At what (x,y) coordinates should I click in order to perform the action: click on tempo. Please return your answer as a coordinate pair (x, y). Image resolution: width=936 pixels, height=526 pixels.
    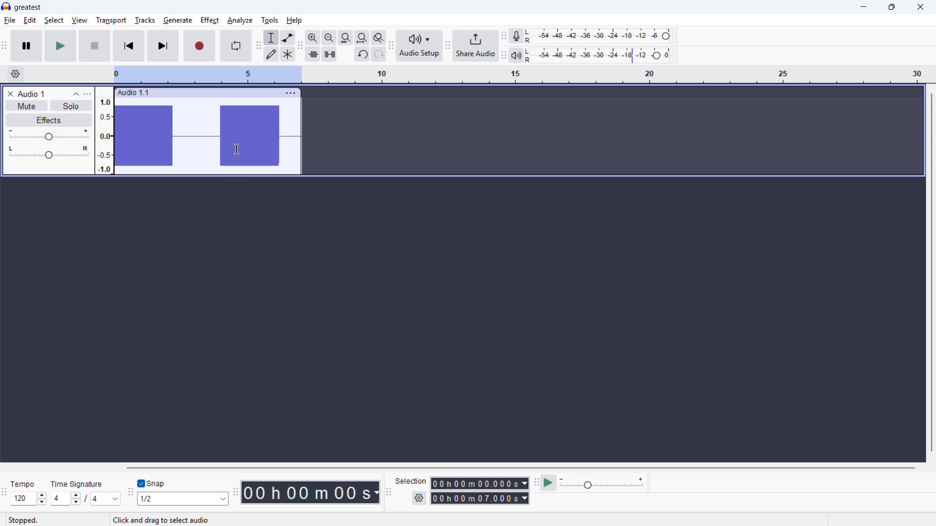
    Looking at the image, I should click on (23, 484).